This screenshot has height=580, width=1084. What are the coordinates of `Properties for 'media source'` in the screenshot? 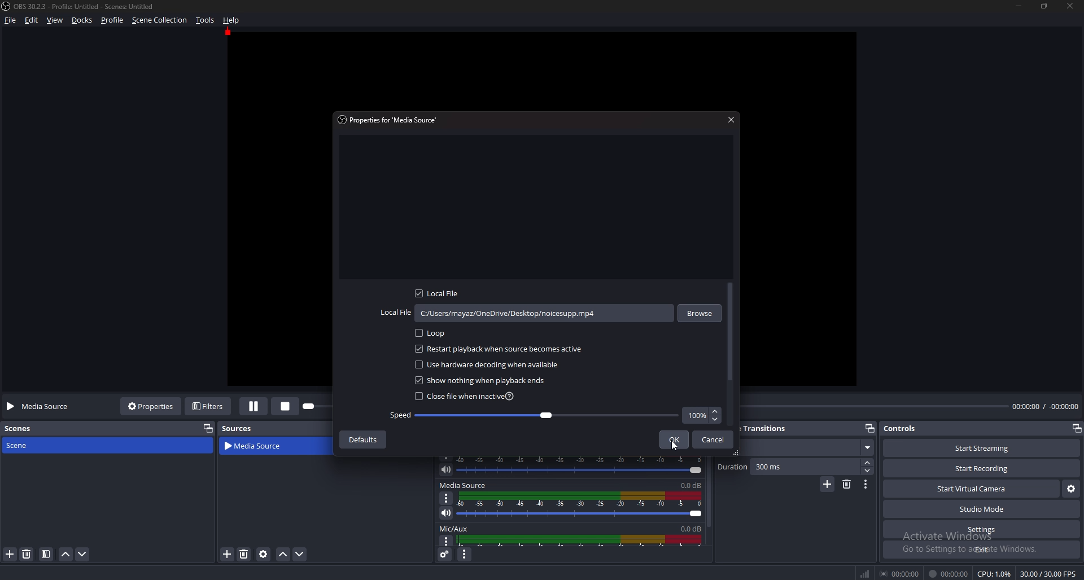 It's located at (390, 119).